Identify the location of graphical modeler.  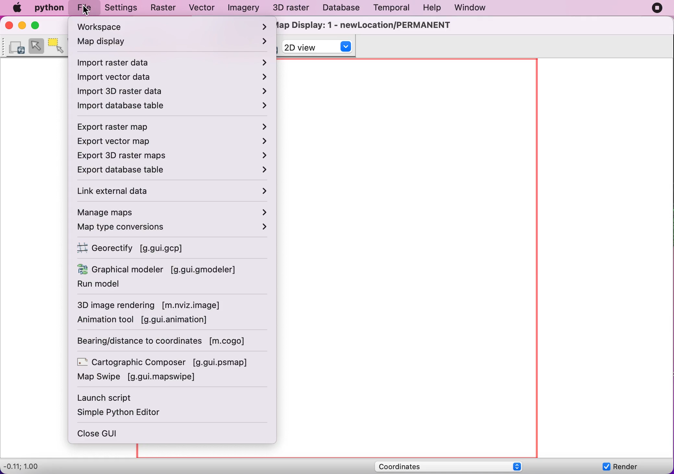
(159, 270).